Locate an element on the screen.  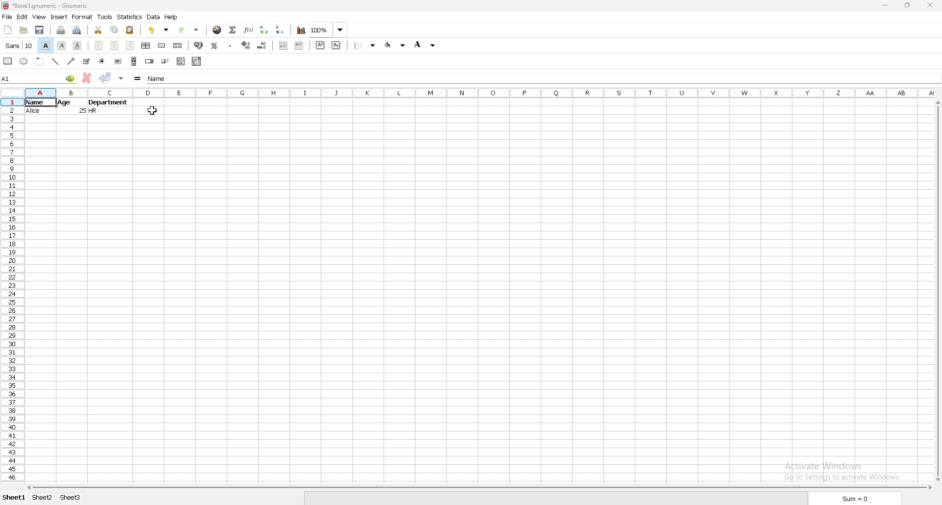
accounting is located at coordinates (198, 45).